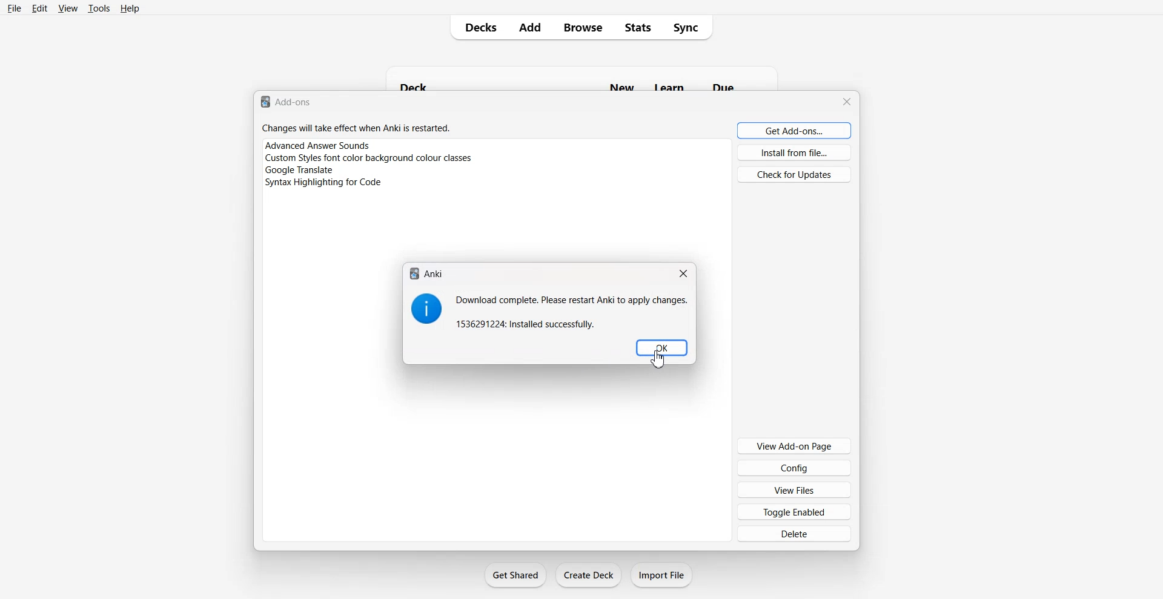  I want to click on Close, so click(683, 274).